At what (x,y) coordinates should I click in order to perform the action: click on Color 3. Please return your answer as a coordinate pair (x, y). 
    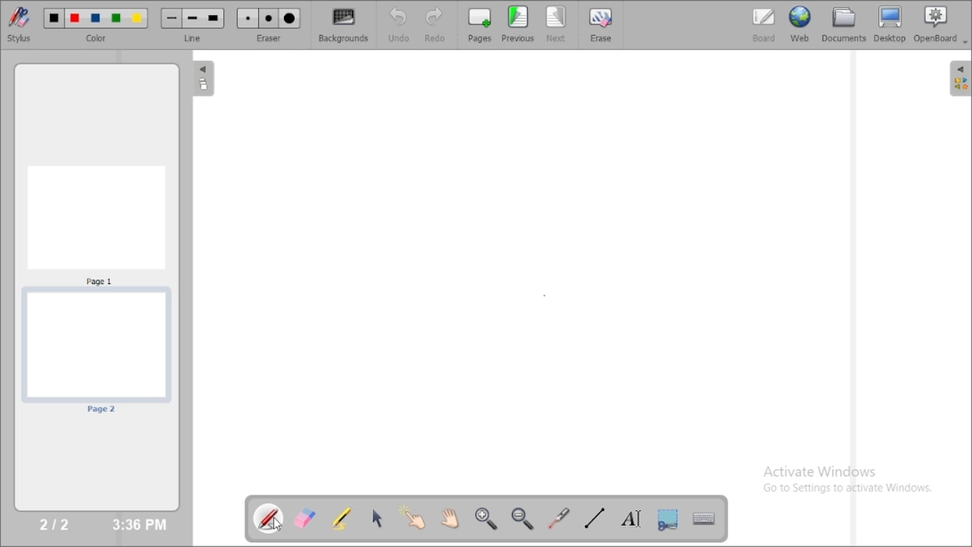
    Looking at the image, I should click on (96, 19).